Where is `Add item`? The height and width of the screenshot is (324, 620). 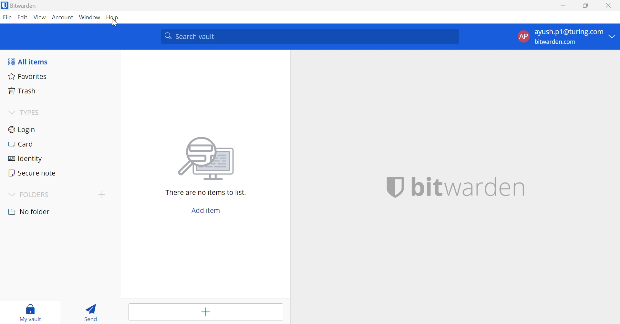 Add item is located at coordinates (206, 312).